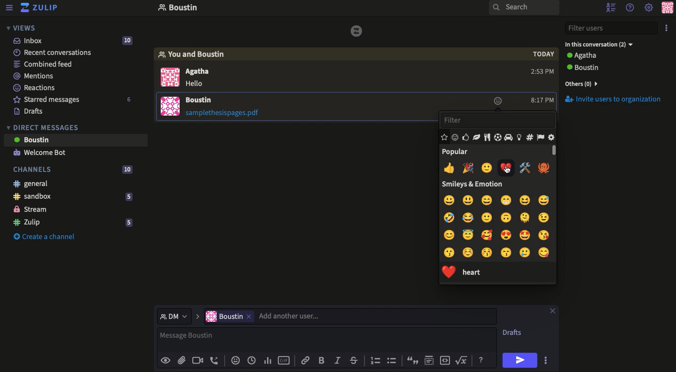 This screenshot has width=676, height=372. I want to click on big smile, so click(487, 201).